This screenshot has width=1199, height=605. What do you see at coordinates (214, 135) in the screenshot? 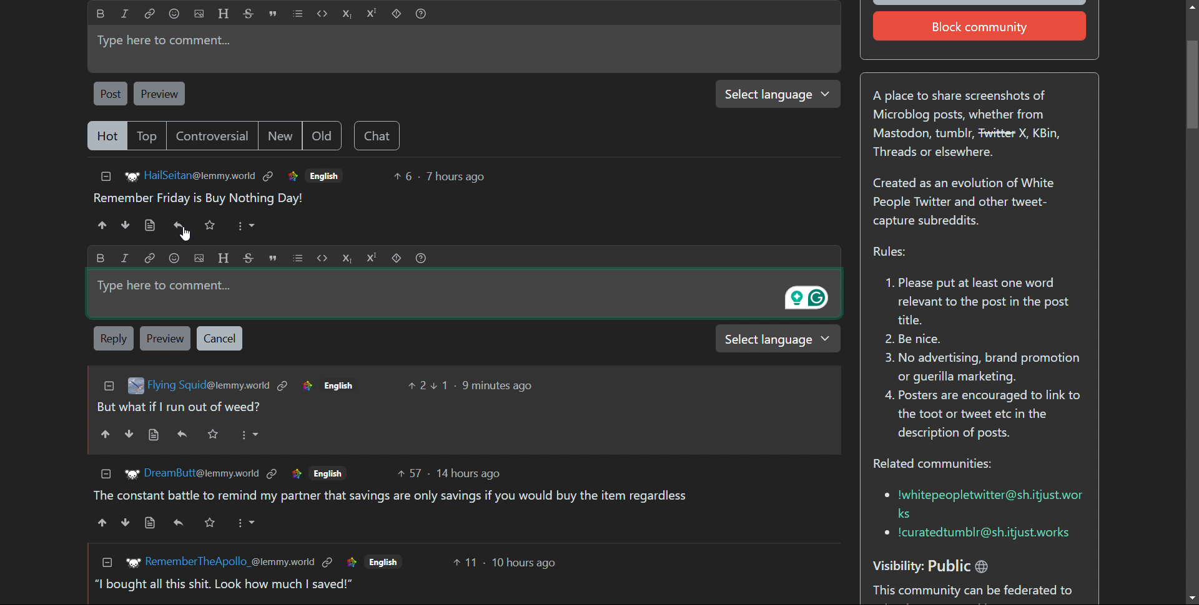
I see `controversial` at bounding box center [214, 135].